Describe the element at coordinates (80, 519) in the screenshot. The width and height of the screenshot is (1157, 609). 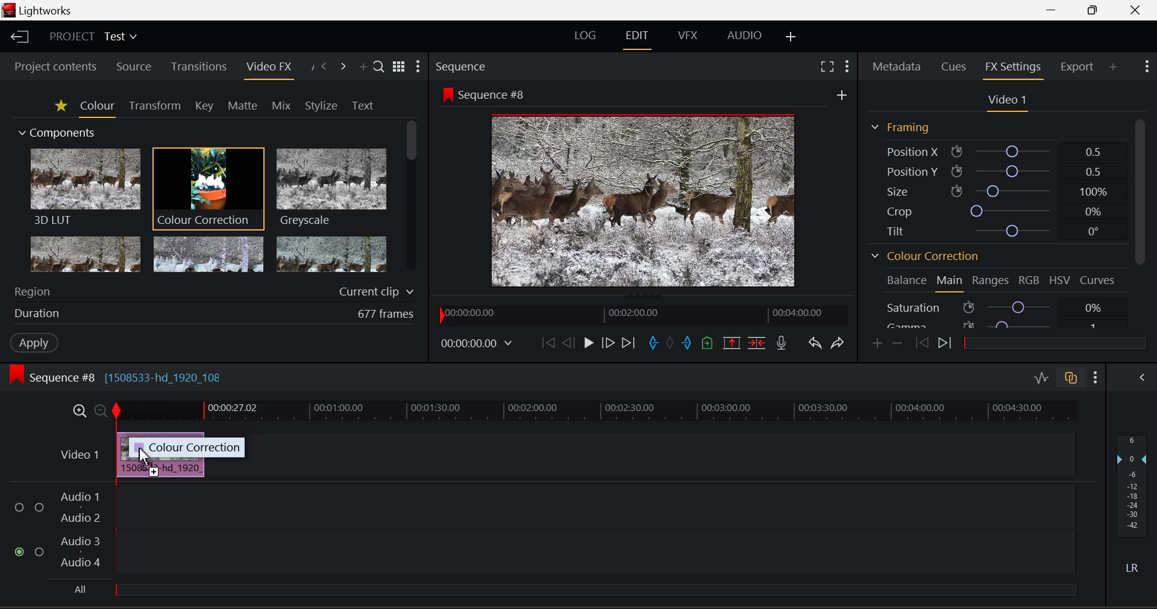
I see `Audio 2` at that location.